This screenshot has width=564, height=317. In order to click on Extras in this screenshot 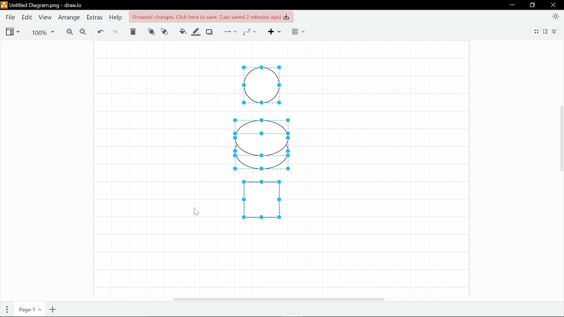, I will do `click(94, 18)`.